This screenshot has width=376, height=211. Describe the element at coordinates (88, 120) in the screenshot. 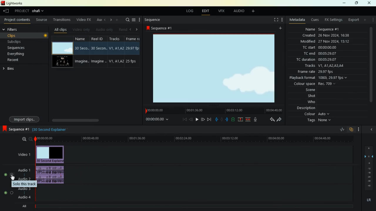

I see `scroll bar` at that location.